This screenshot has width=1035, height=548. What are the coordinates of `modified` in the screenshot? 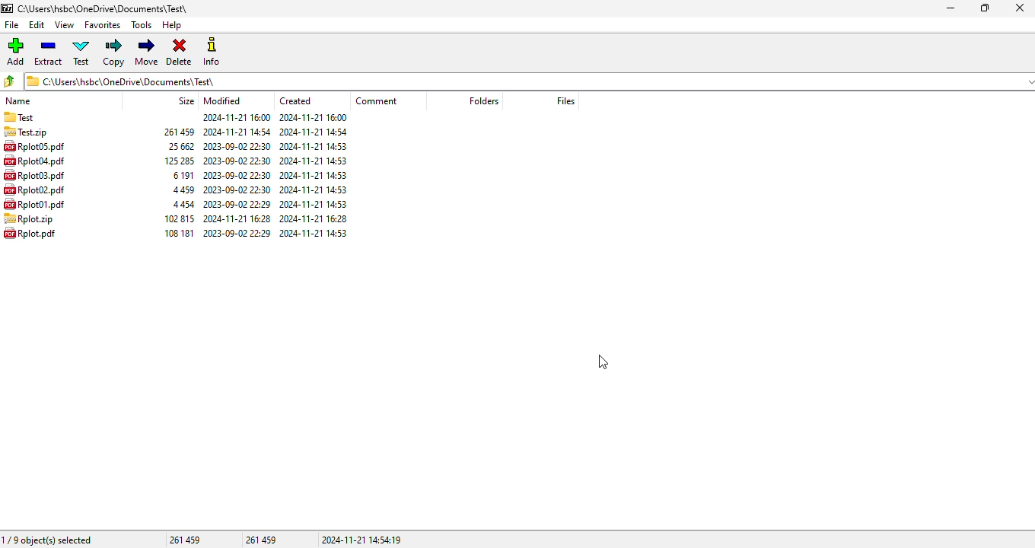 It's located at (223, 101).